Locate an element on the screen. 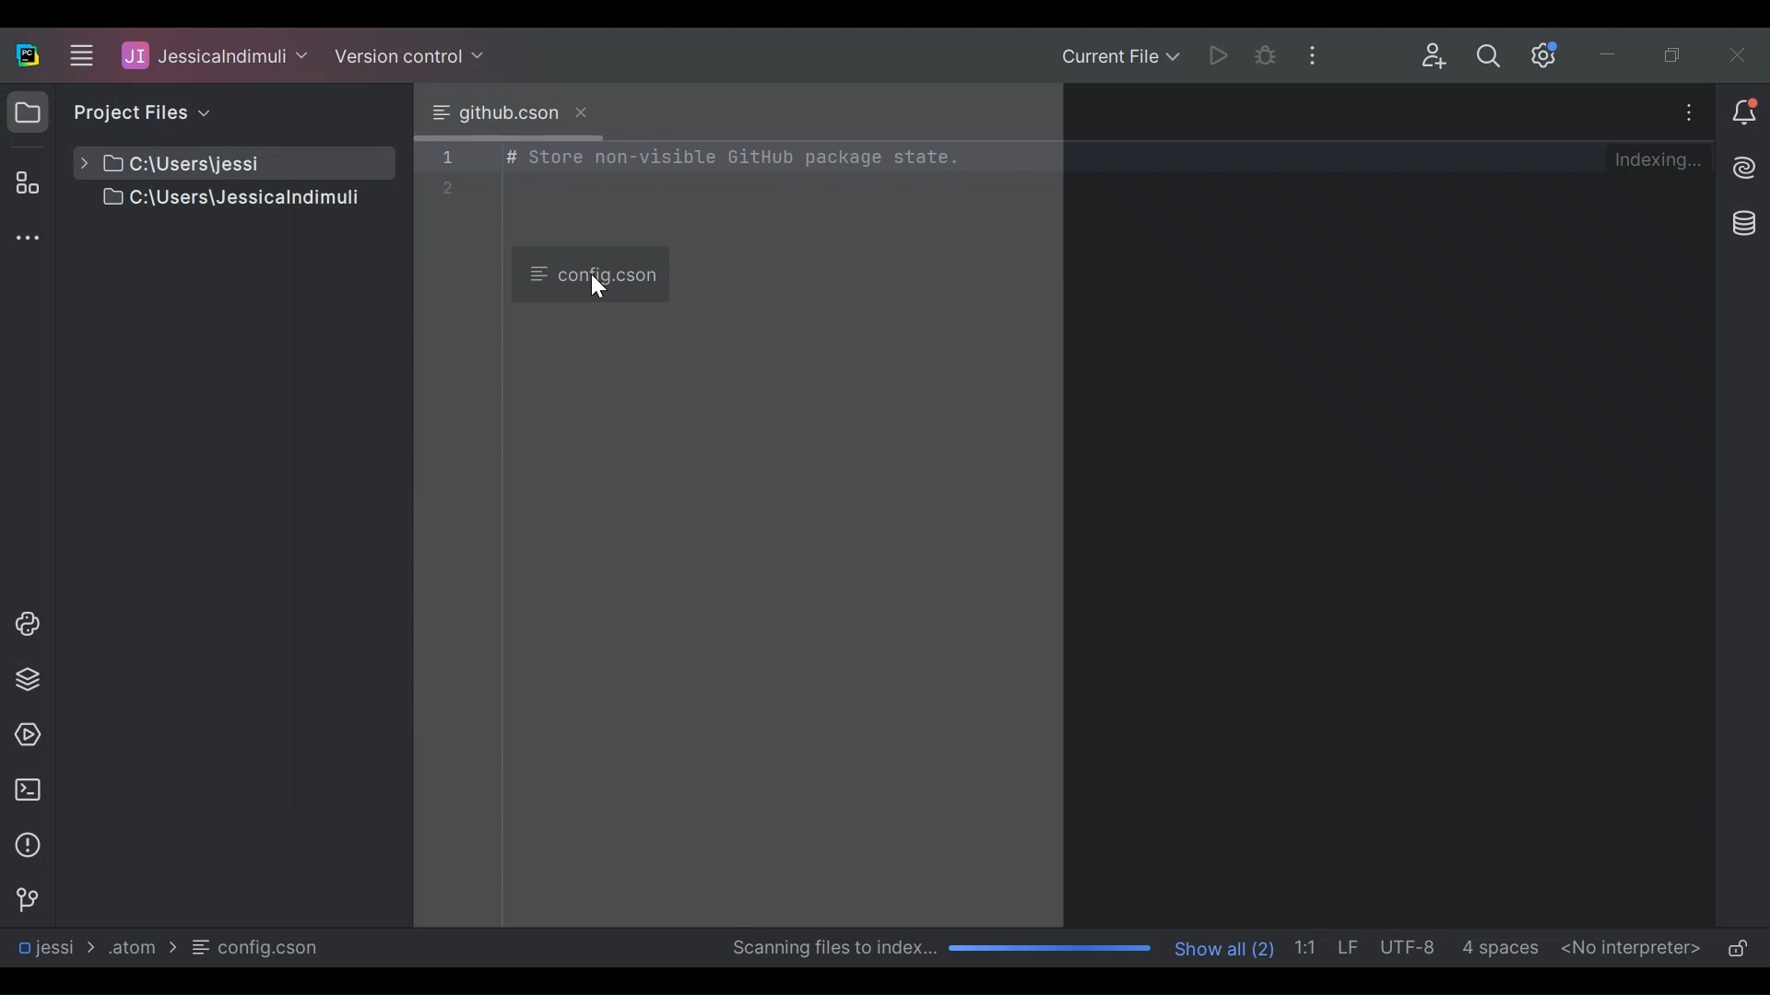 This screenshot has height=995, width=1770. Project File User is located at coordinates (216, 56).